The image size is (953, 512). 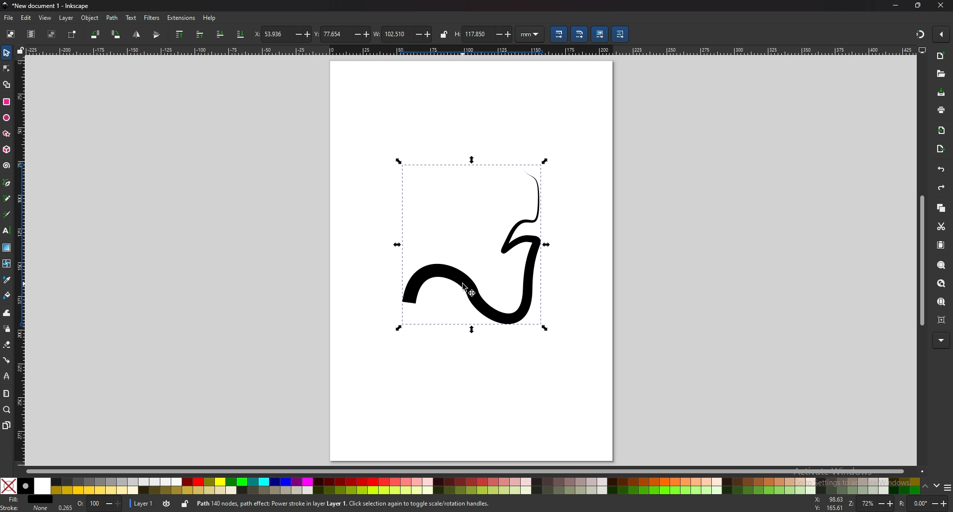 What do you see at coordinates (6, 262) in the screenshot?
I see `mesh` at bounding box center [6, 262].